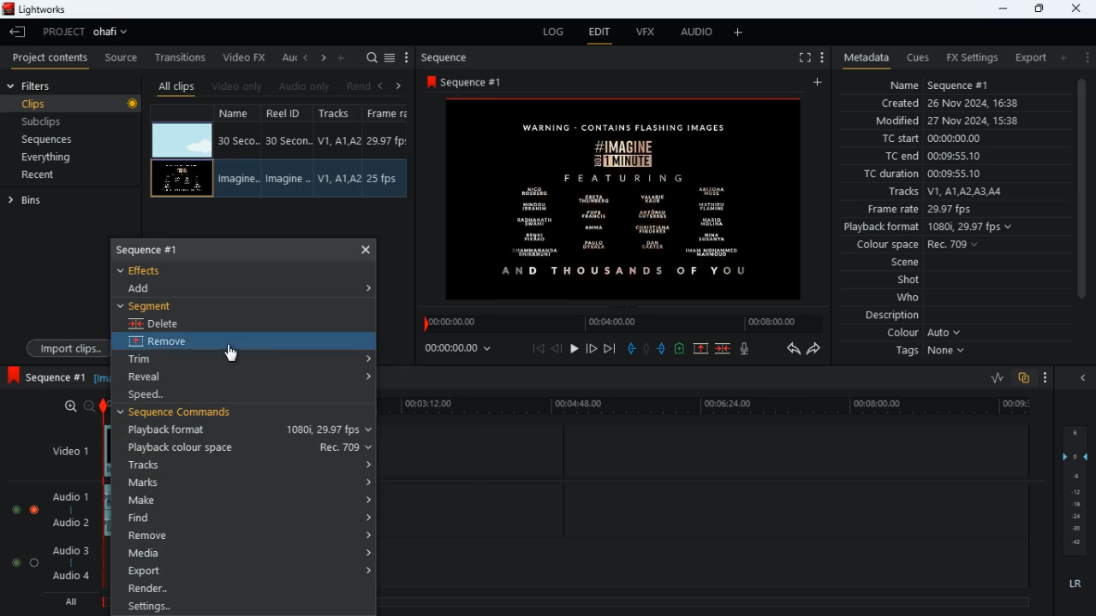 The width and height of the screenshot is (1096, 616). What do you see at coordinates (73, 406) in the screenshot?
I see `zoom` at bounding box center [73, 406].